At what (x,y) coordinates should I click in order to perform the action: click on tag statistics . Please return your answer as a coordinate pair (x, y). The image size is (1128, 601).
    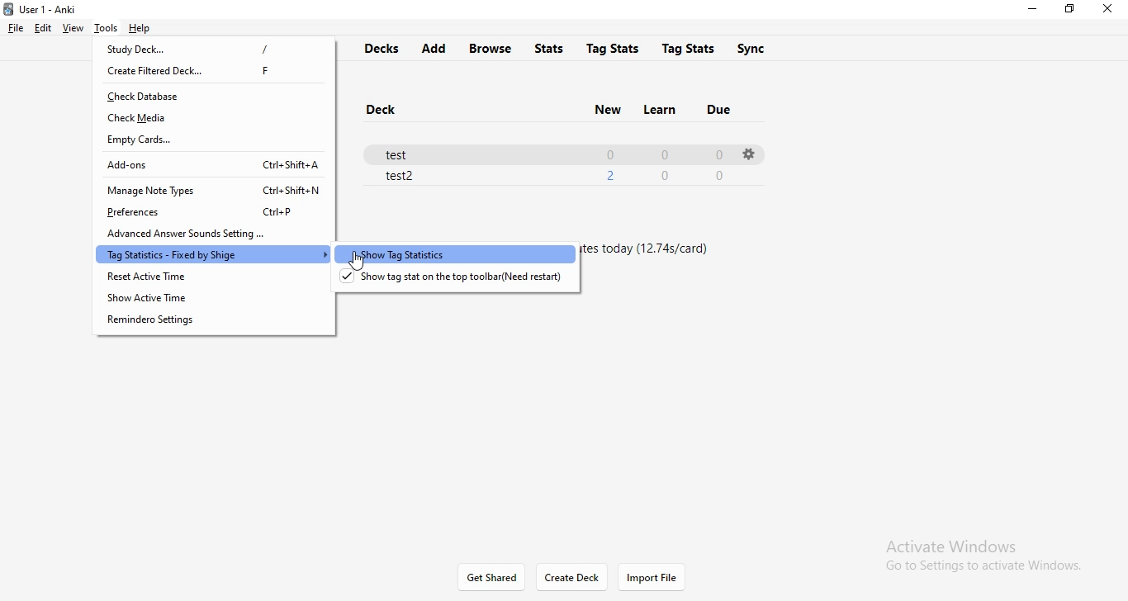
    Looking at the image, I should click on (211, 255).